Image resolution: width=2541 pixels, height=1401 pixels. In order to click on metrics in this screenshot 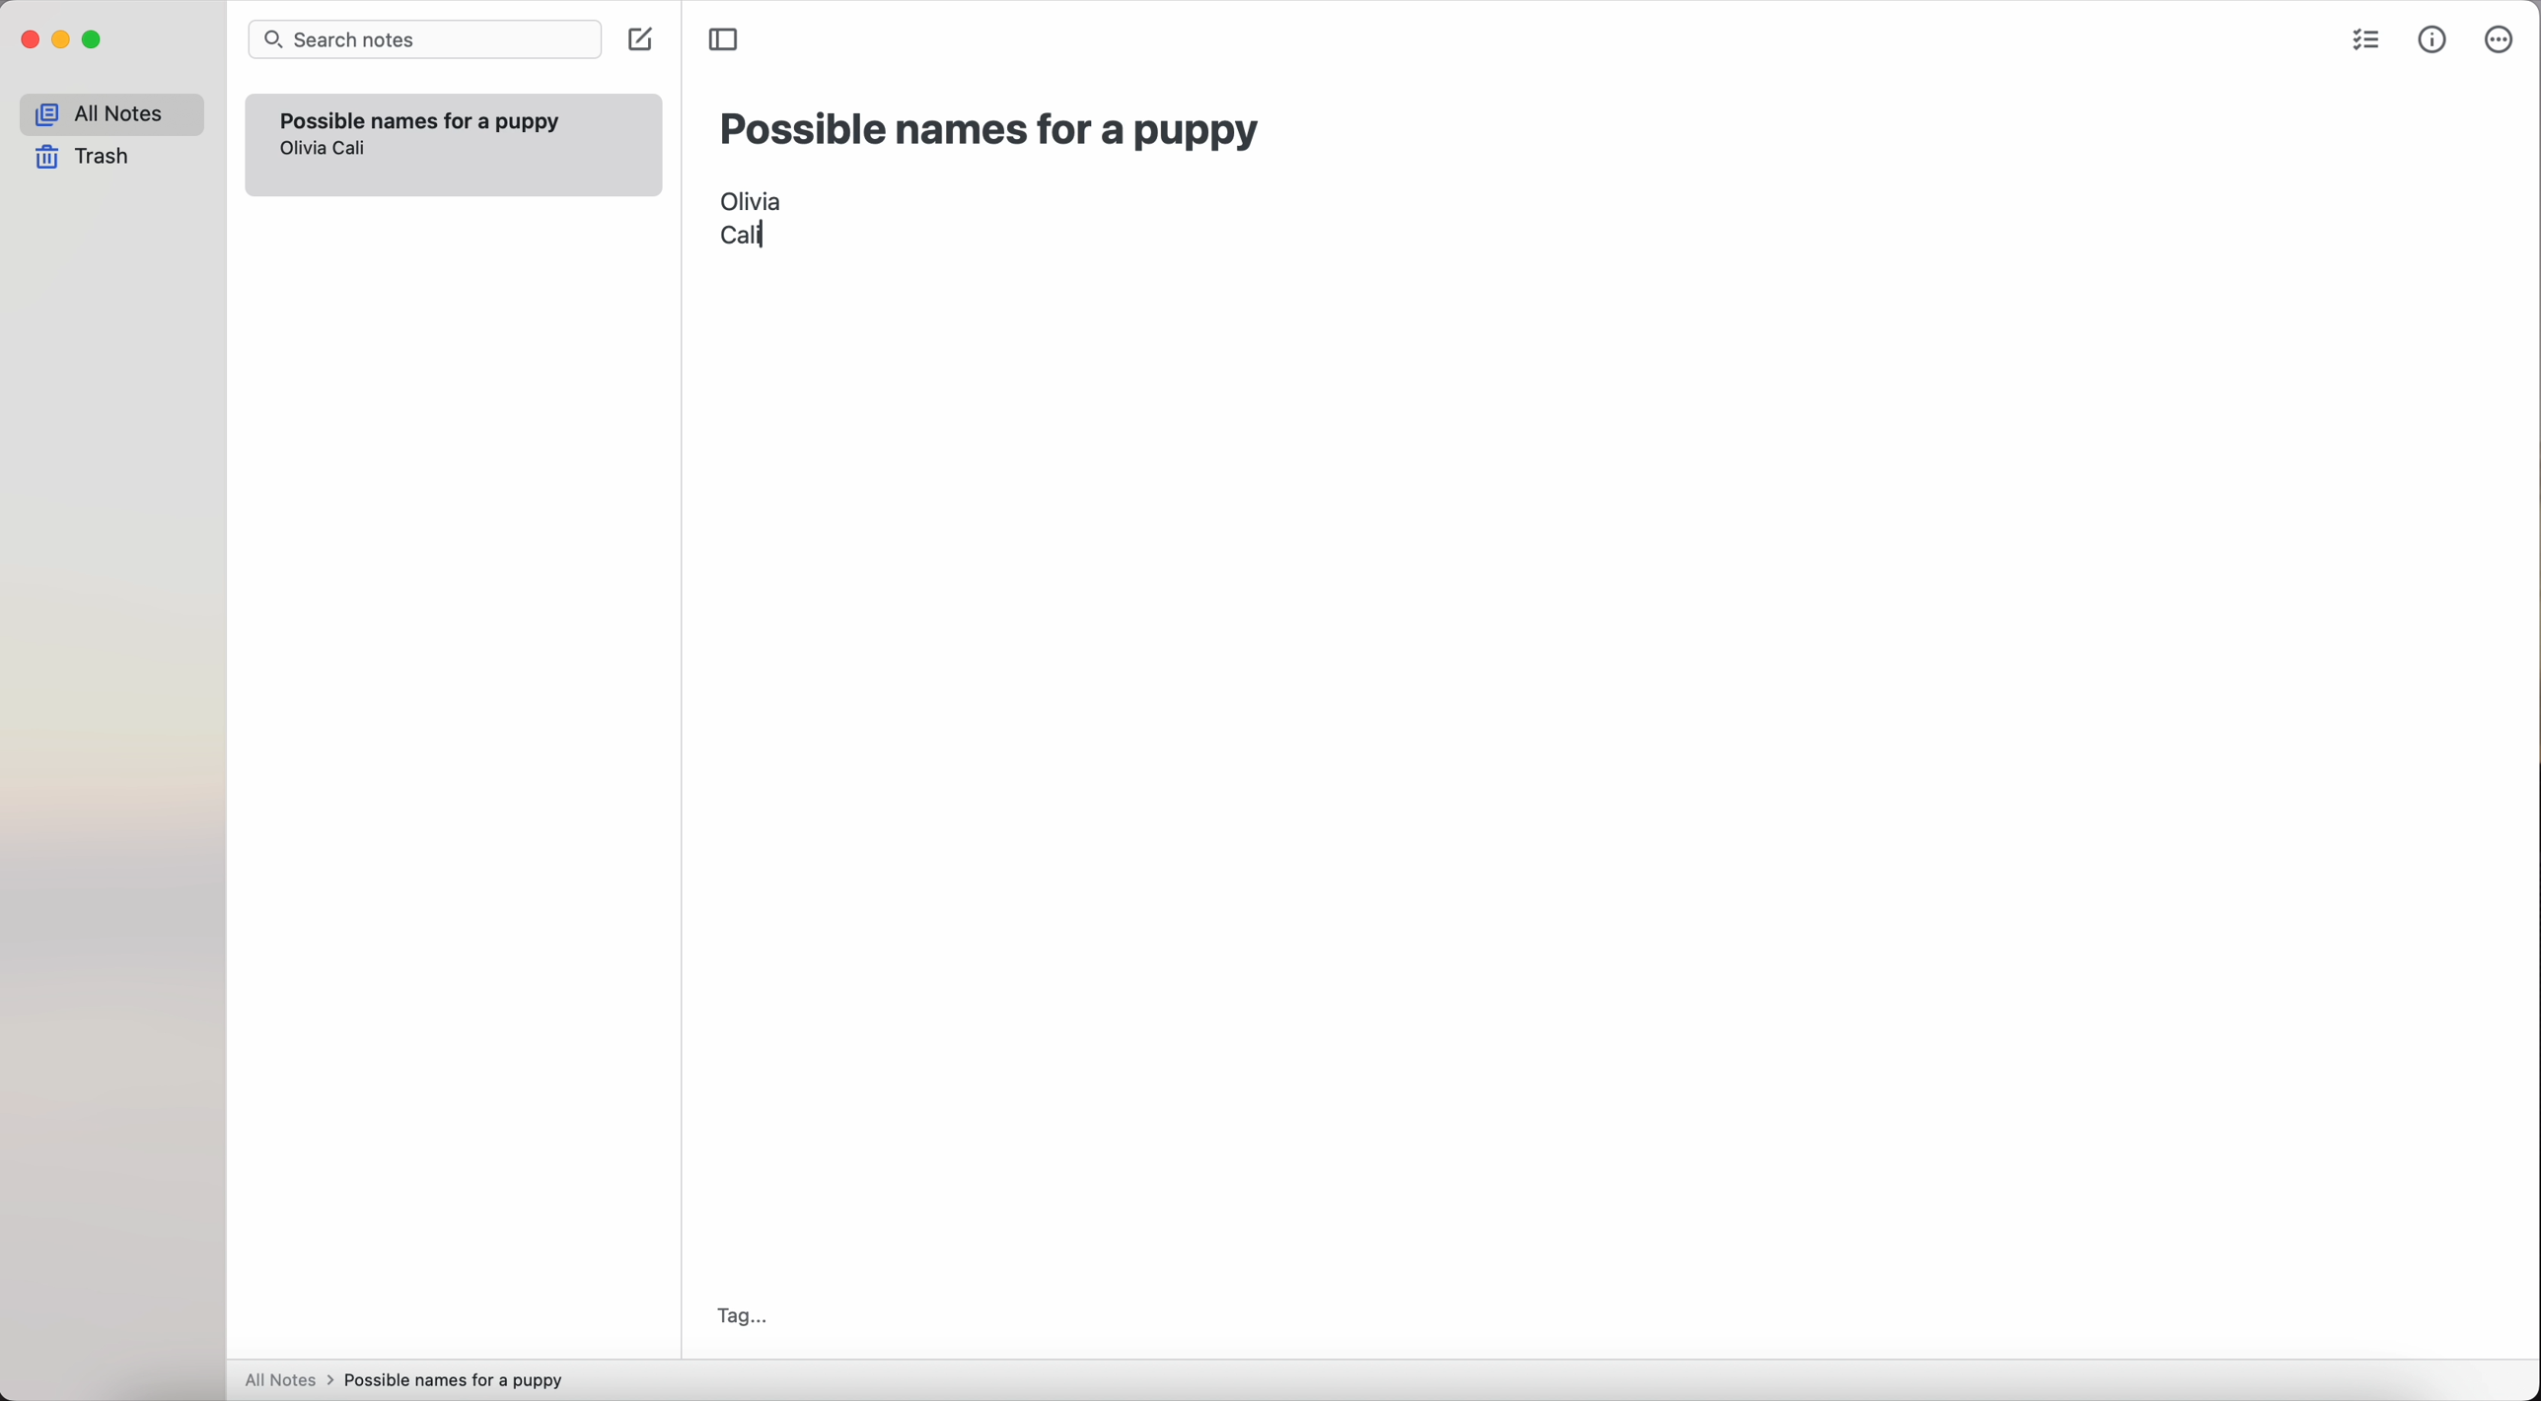, I will do `click(2434, 39)`.